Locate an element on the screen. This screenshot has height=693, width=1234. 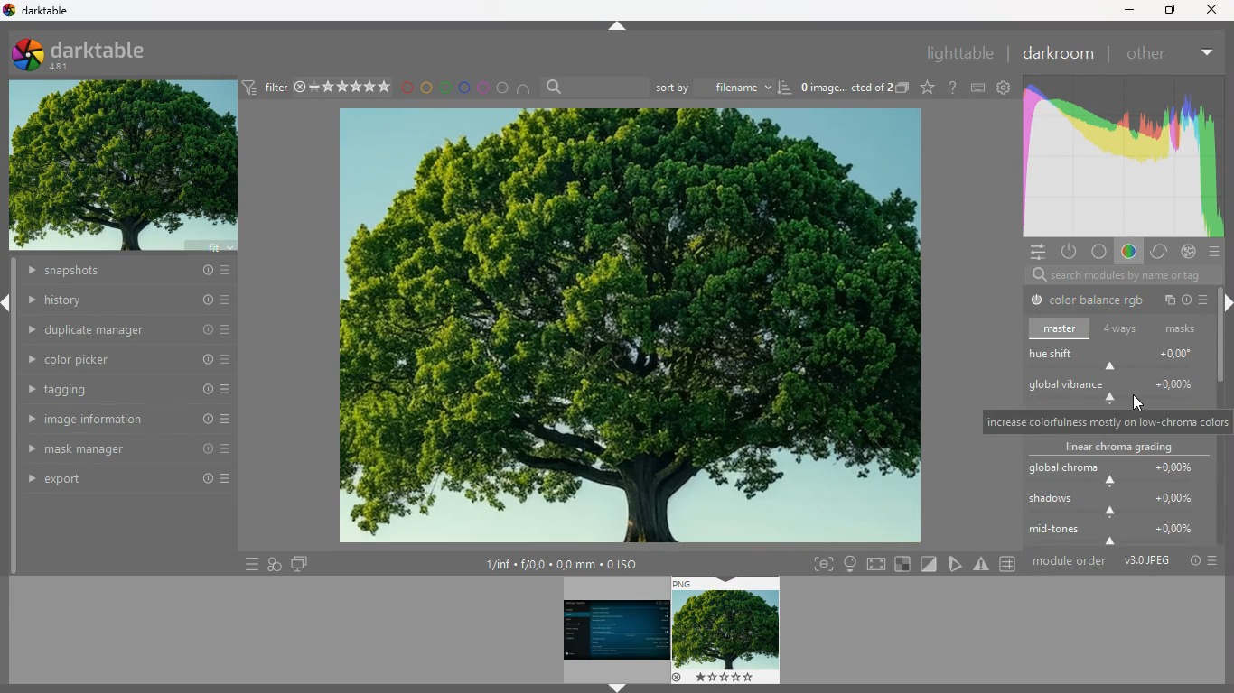
duplicate manager is located at coordinates (129, 328).